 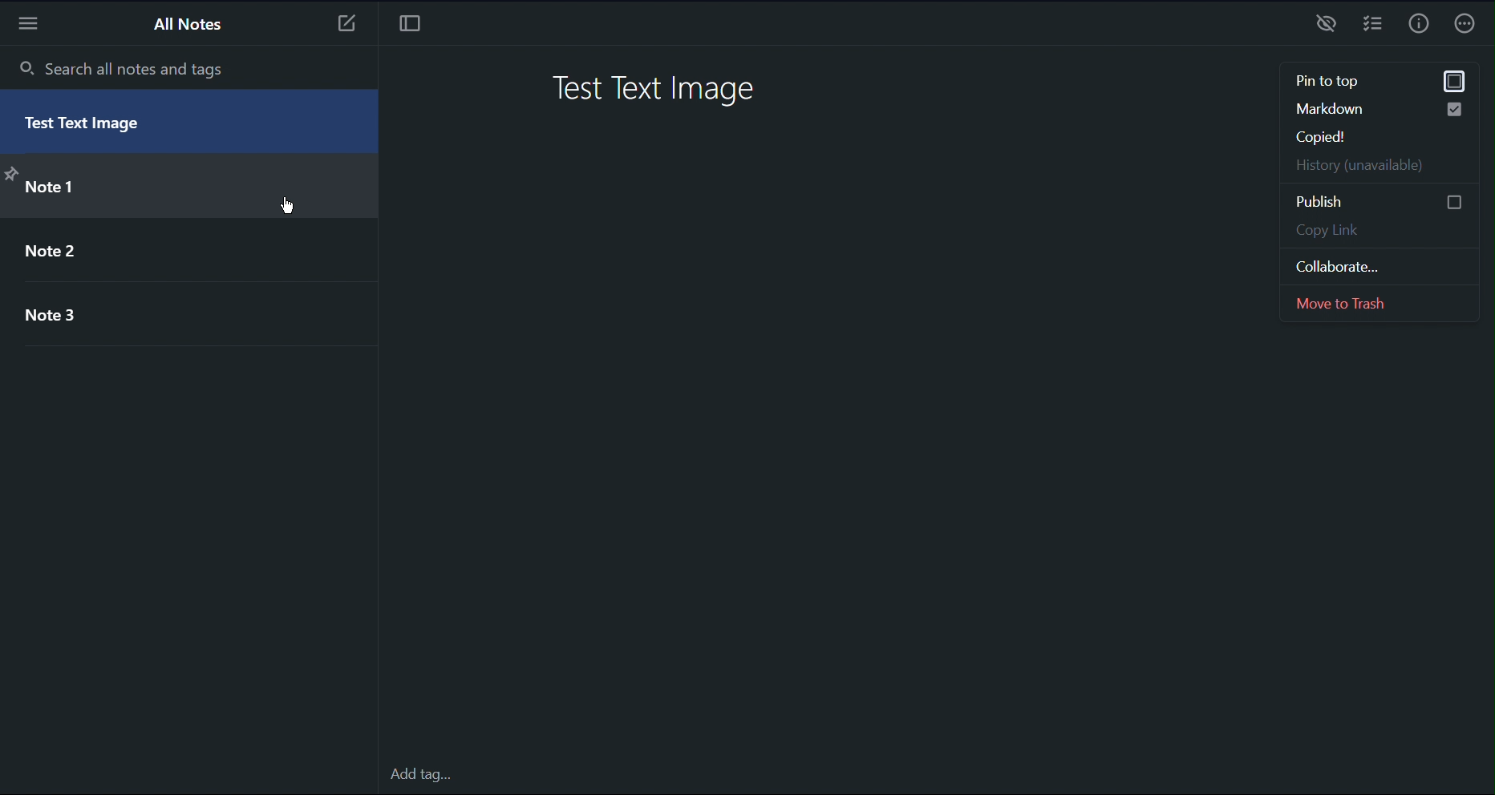 I want to click on Add tag, so click(x=424, y=775).